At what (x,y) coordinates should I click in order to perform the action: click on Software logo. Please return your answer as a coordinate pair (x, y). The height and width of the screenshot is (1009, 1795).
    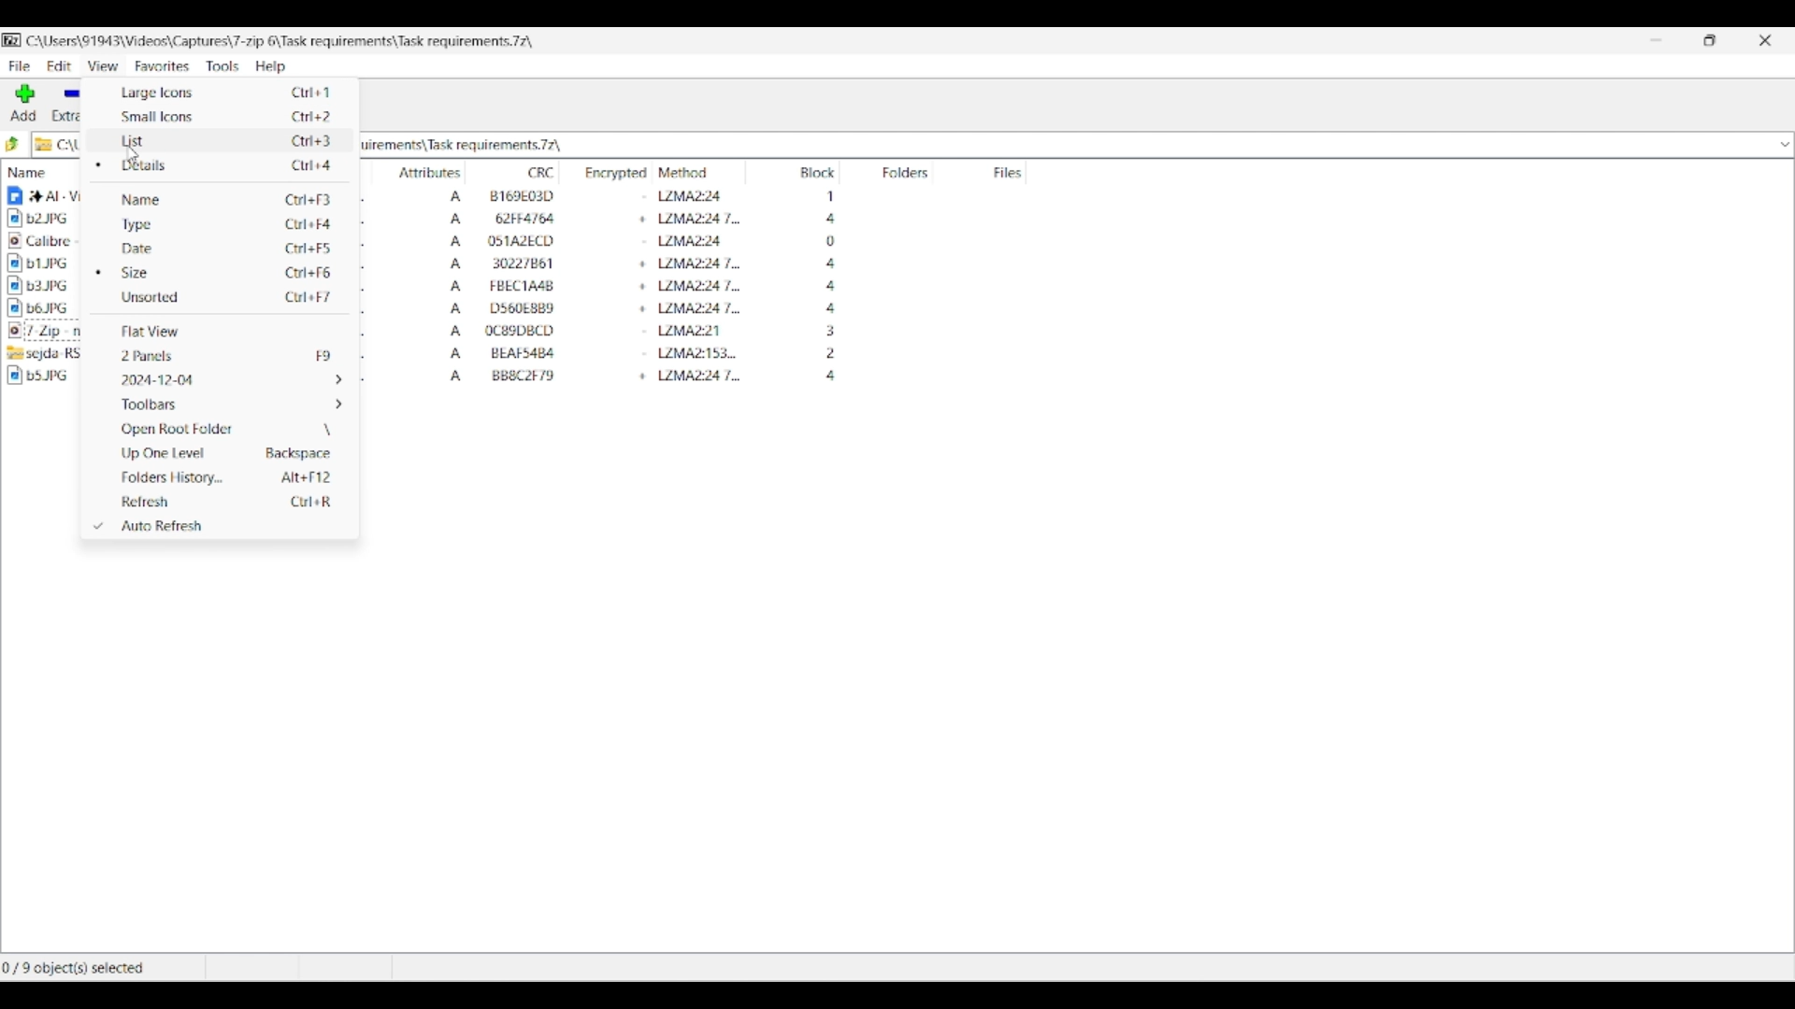
    Looking at the image, I should click on (13, 40).